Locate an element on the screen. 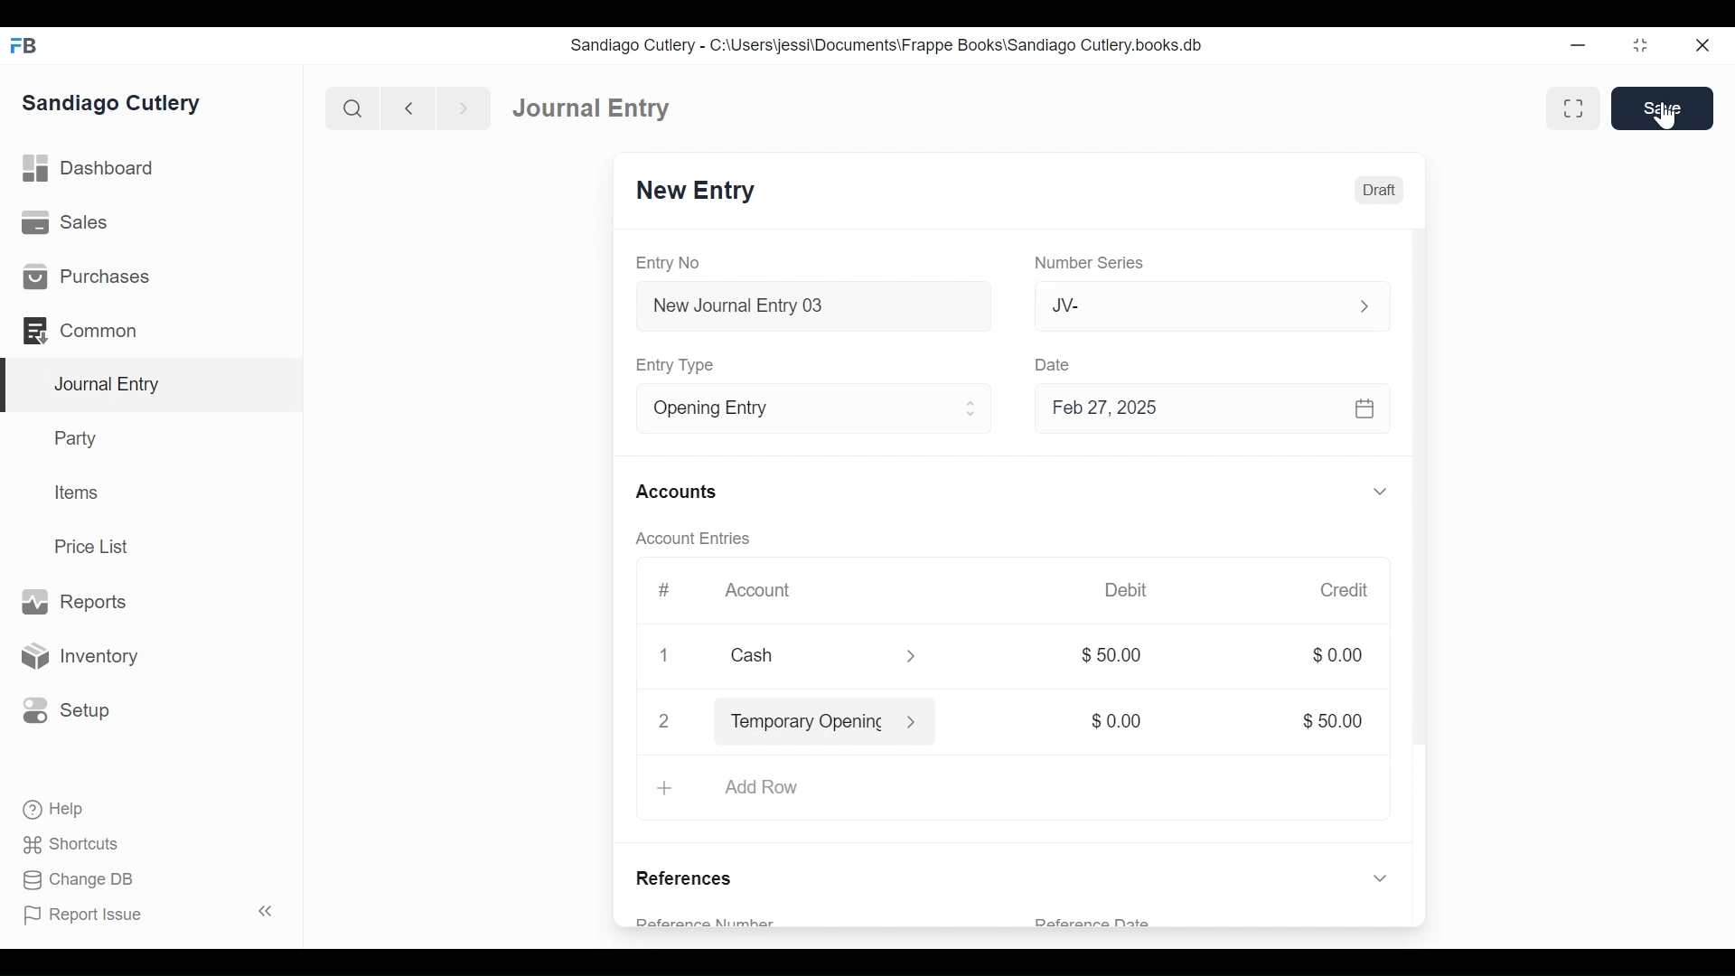 The height and width of the screenshot is (976, 1735). Entry No is located at coordinates (667, 263).